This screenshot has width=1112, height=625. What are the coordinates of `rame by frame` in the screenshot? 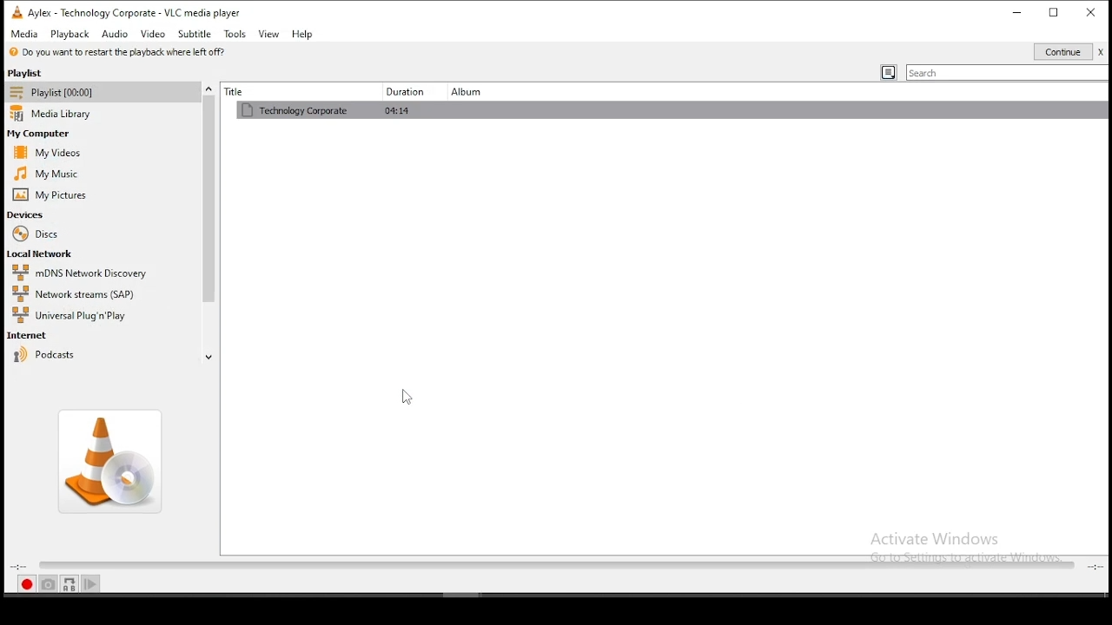 It's located at (95, 585).